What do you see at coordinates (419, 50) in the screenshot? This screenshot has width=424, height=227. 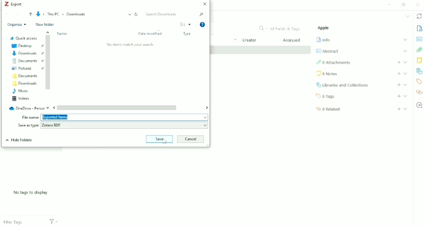 I see `Attachments` at bounding box center [419, 50].